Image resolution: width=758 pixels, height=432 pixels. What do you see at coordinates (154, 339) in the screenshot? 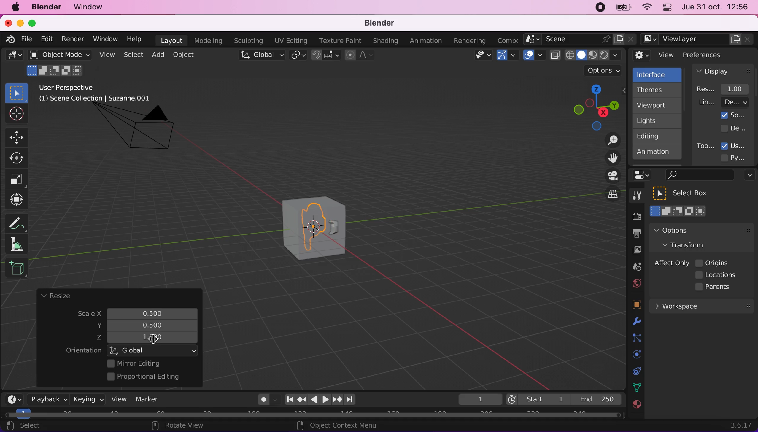
I see `cursor` at bounding box center [154, 339].